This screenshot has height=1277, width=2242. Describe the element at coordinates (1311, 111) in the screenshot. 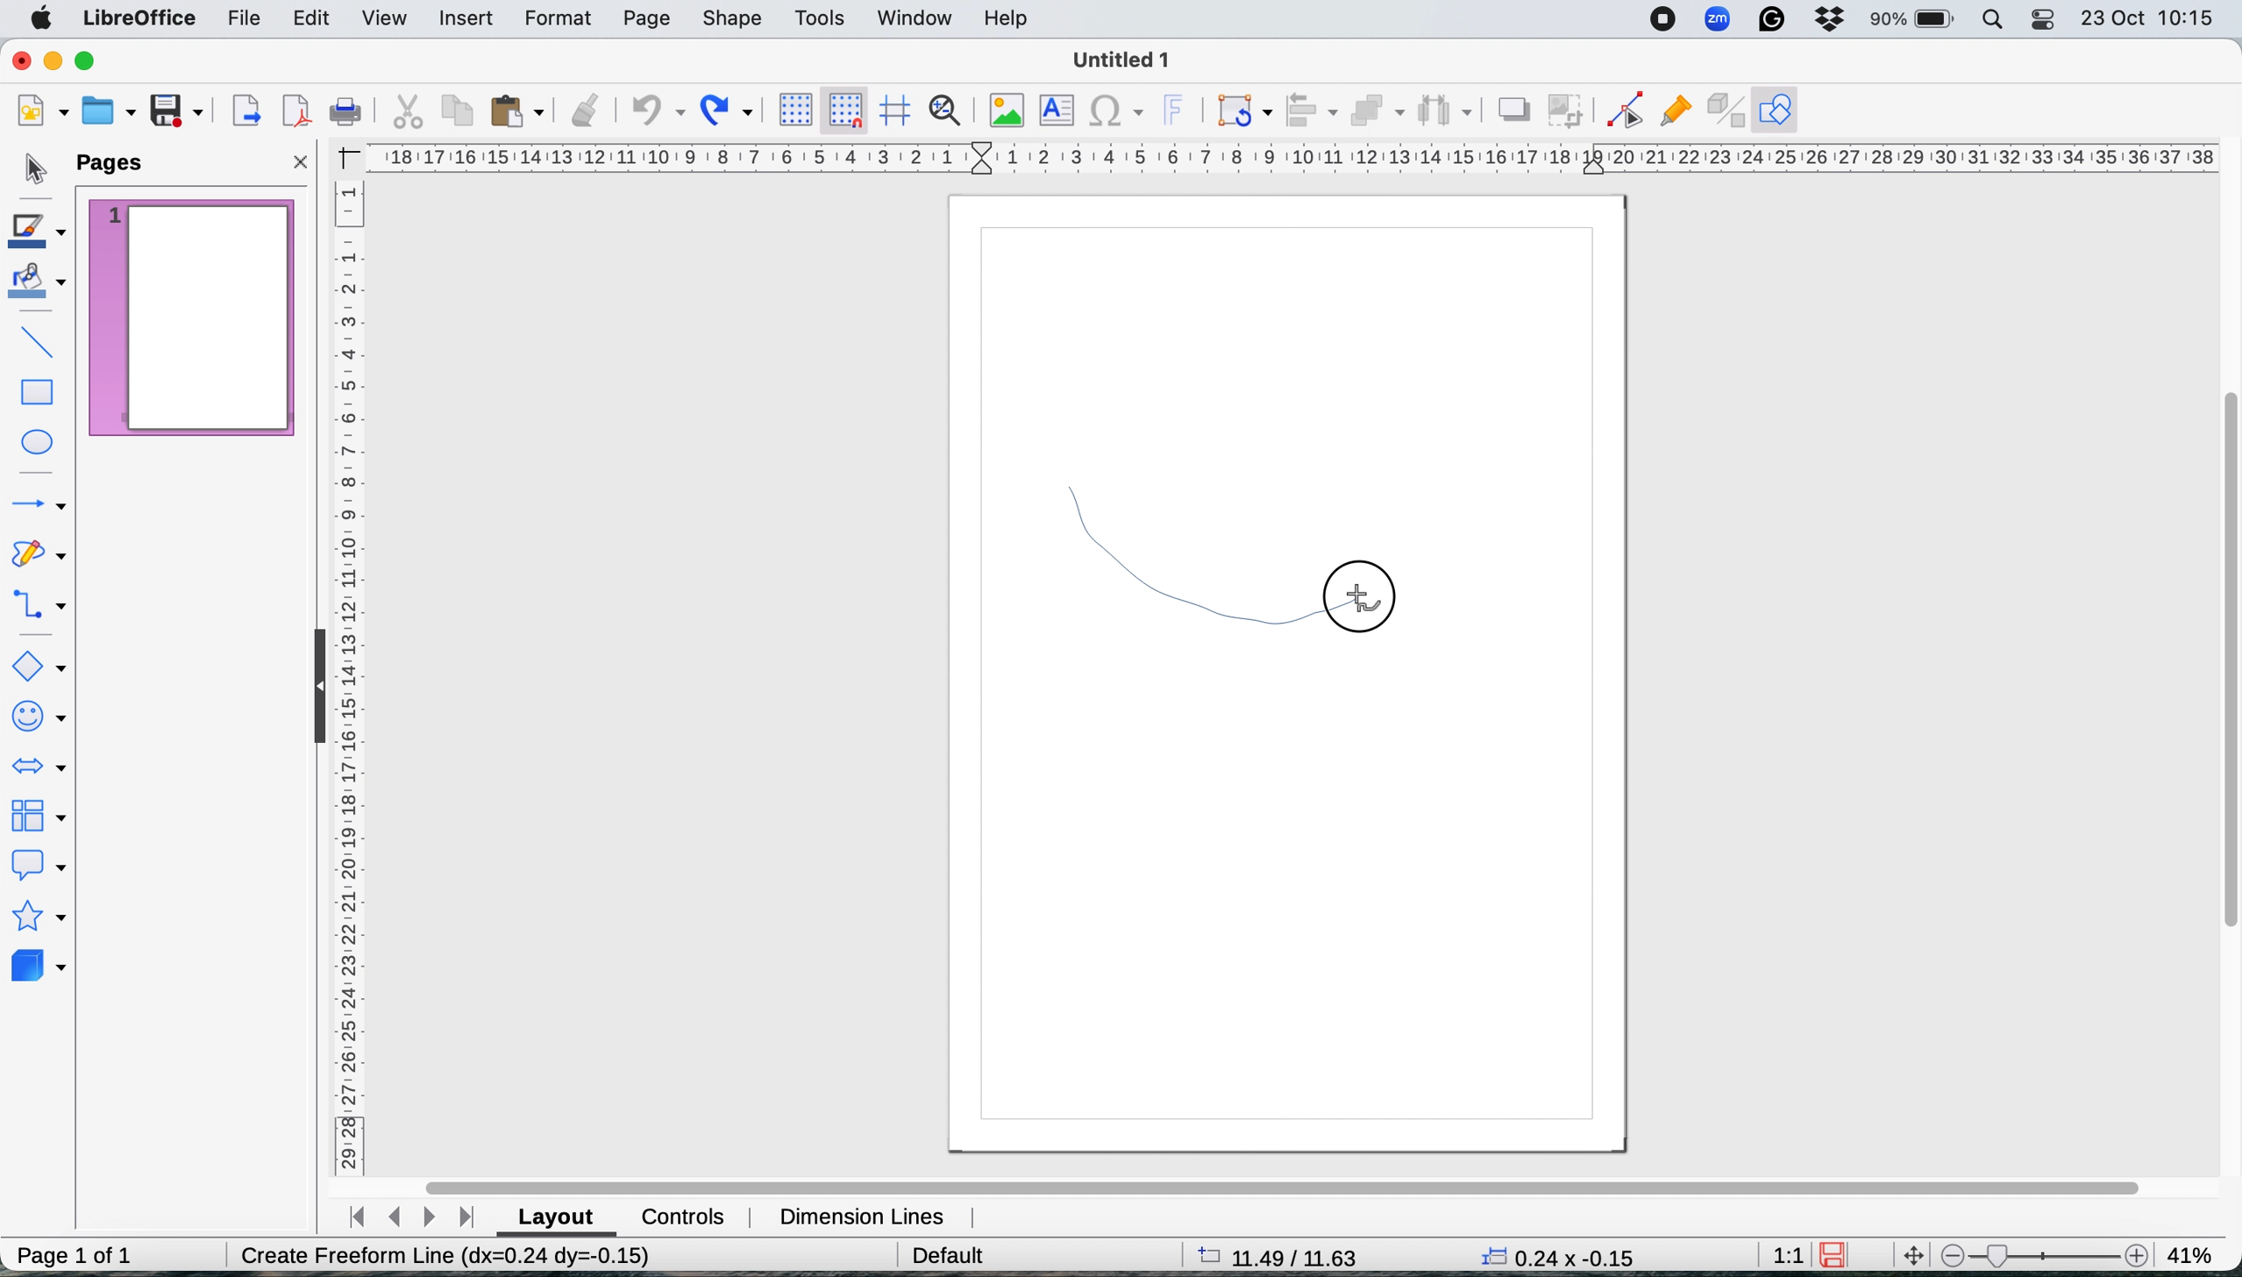

I see `align objects` at that location.